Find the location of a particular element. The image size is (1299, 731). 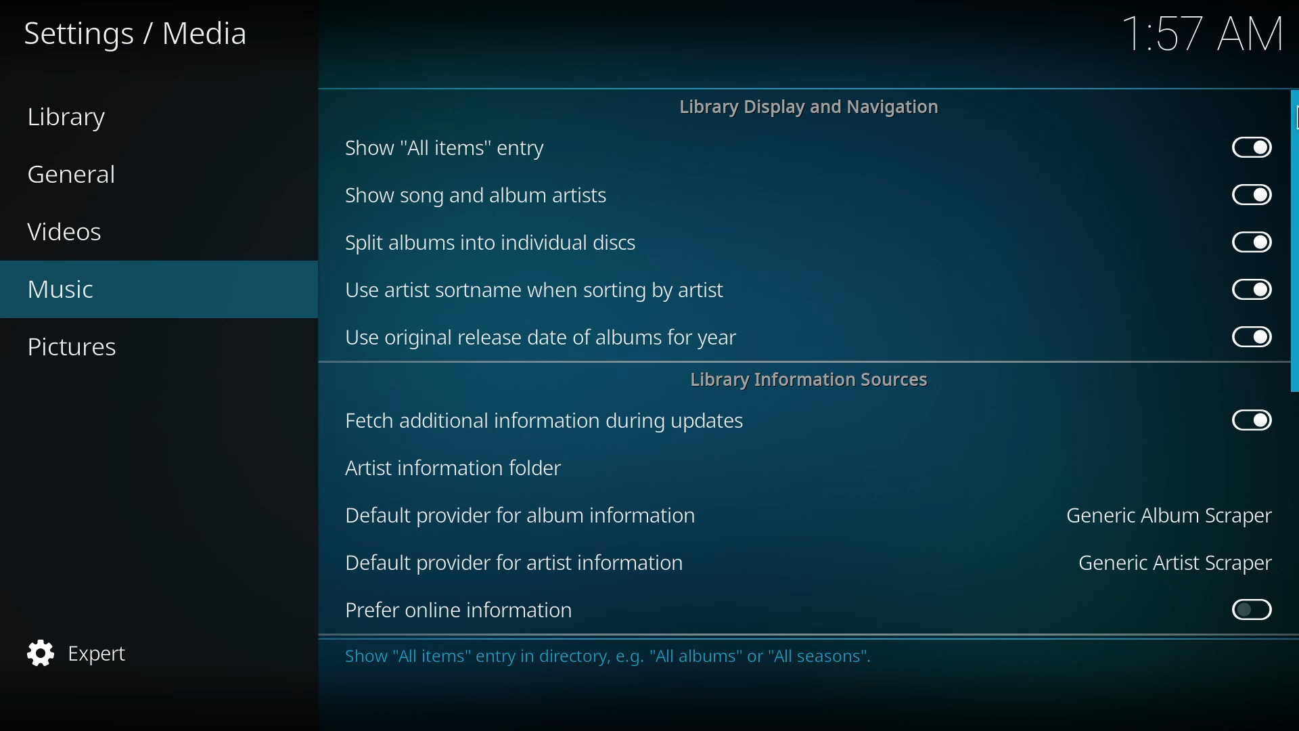

enabled is located at coordinates (1246, 288).